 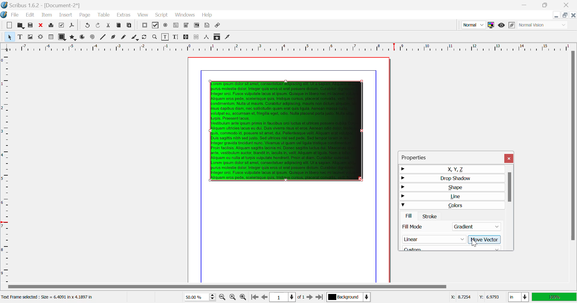 What do you see at coordinates (155, 37) in the screenshot?
I see `Zoom` at bounding box center [155, 37].